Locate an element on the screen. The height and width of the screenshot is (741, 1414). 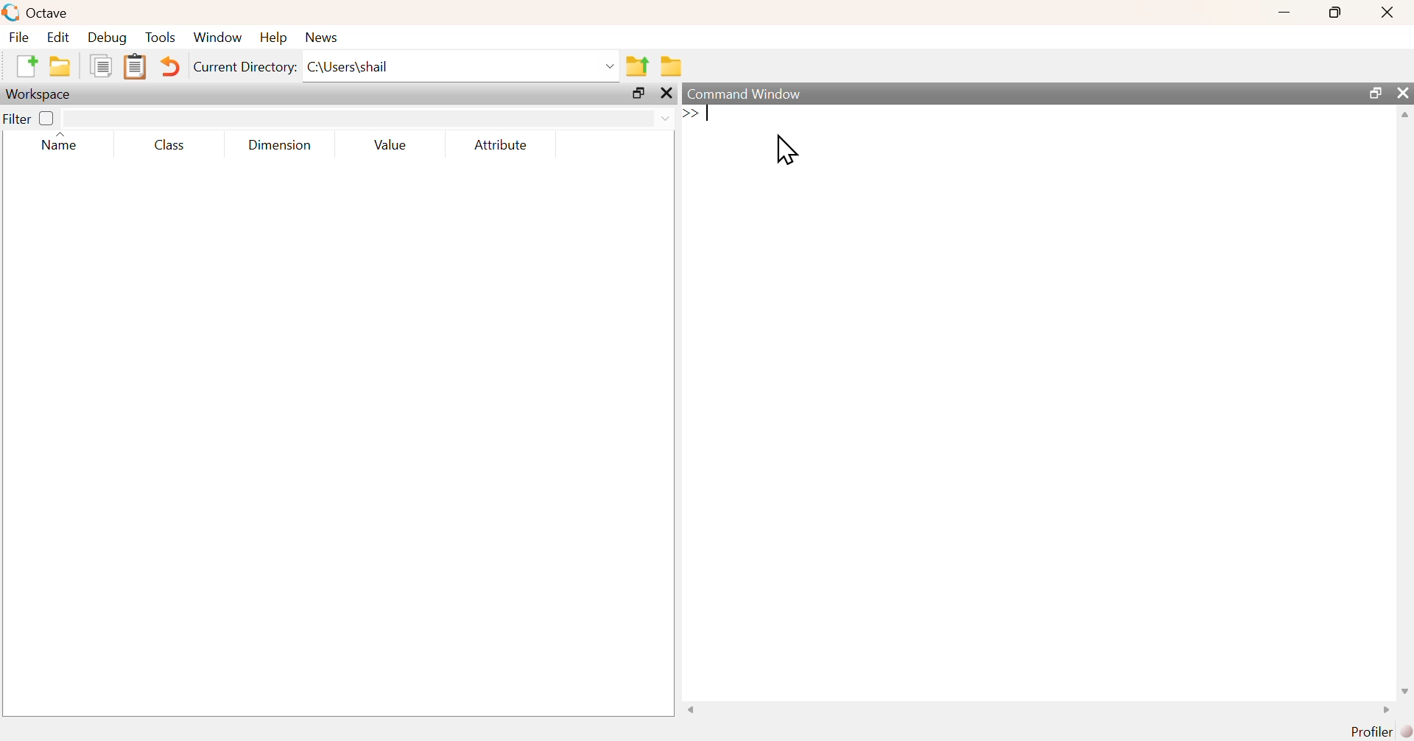
Window is located at coordinates (219, 38).